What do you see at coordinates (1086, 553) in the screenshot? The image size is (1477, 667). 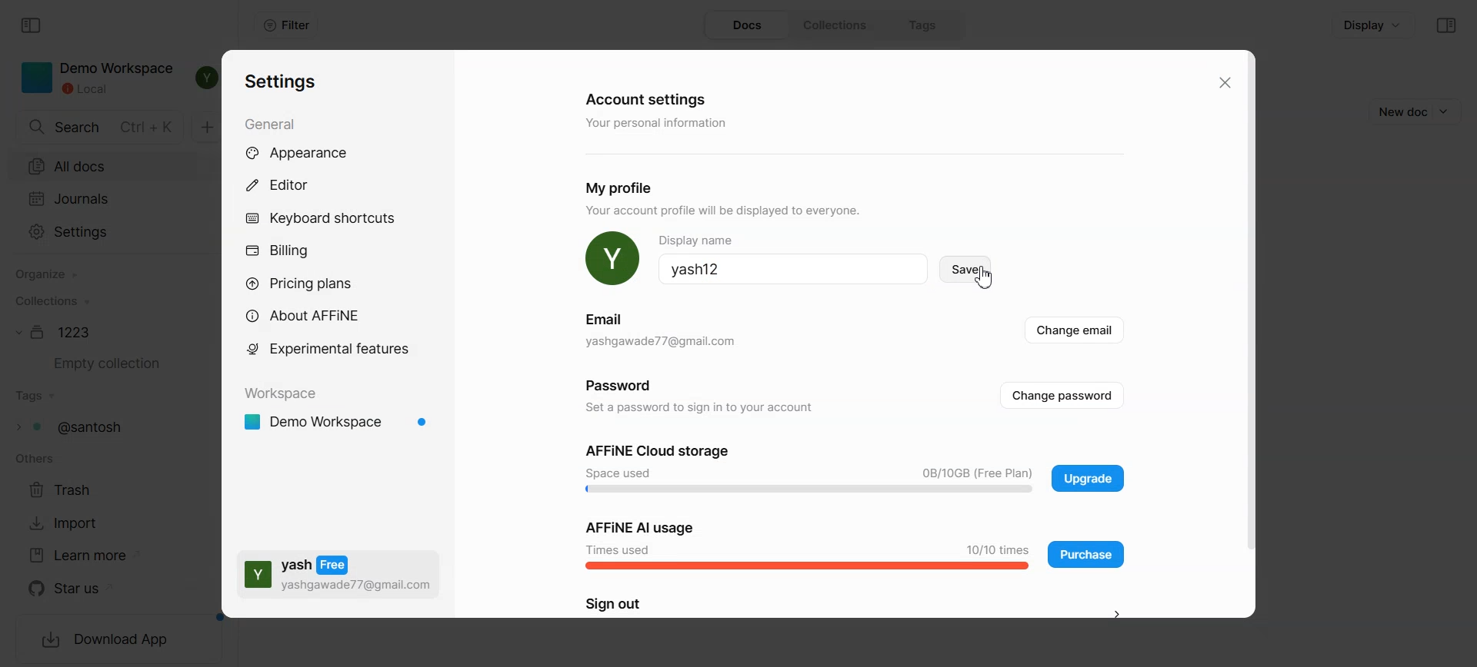 I see `Purchase application` at bounding box center [1086, 553].